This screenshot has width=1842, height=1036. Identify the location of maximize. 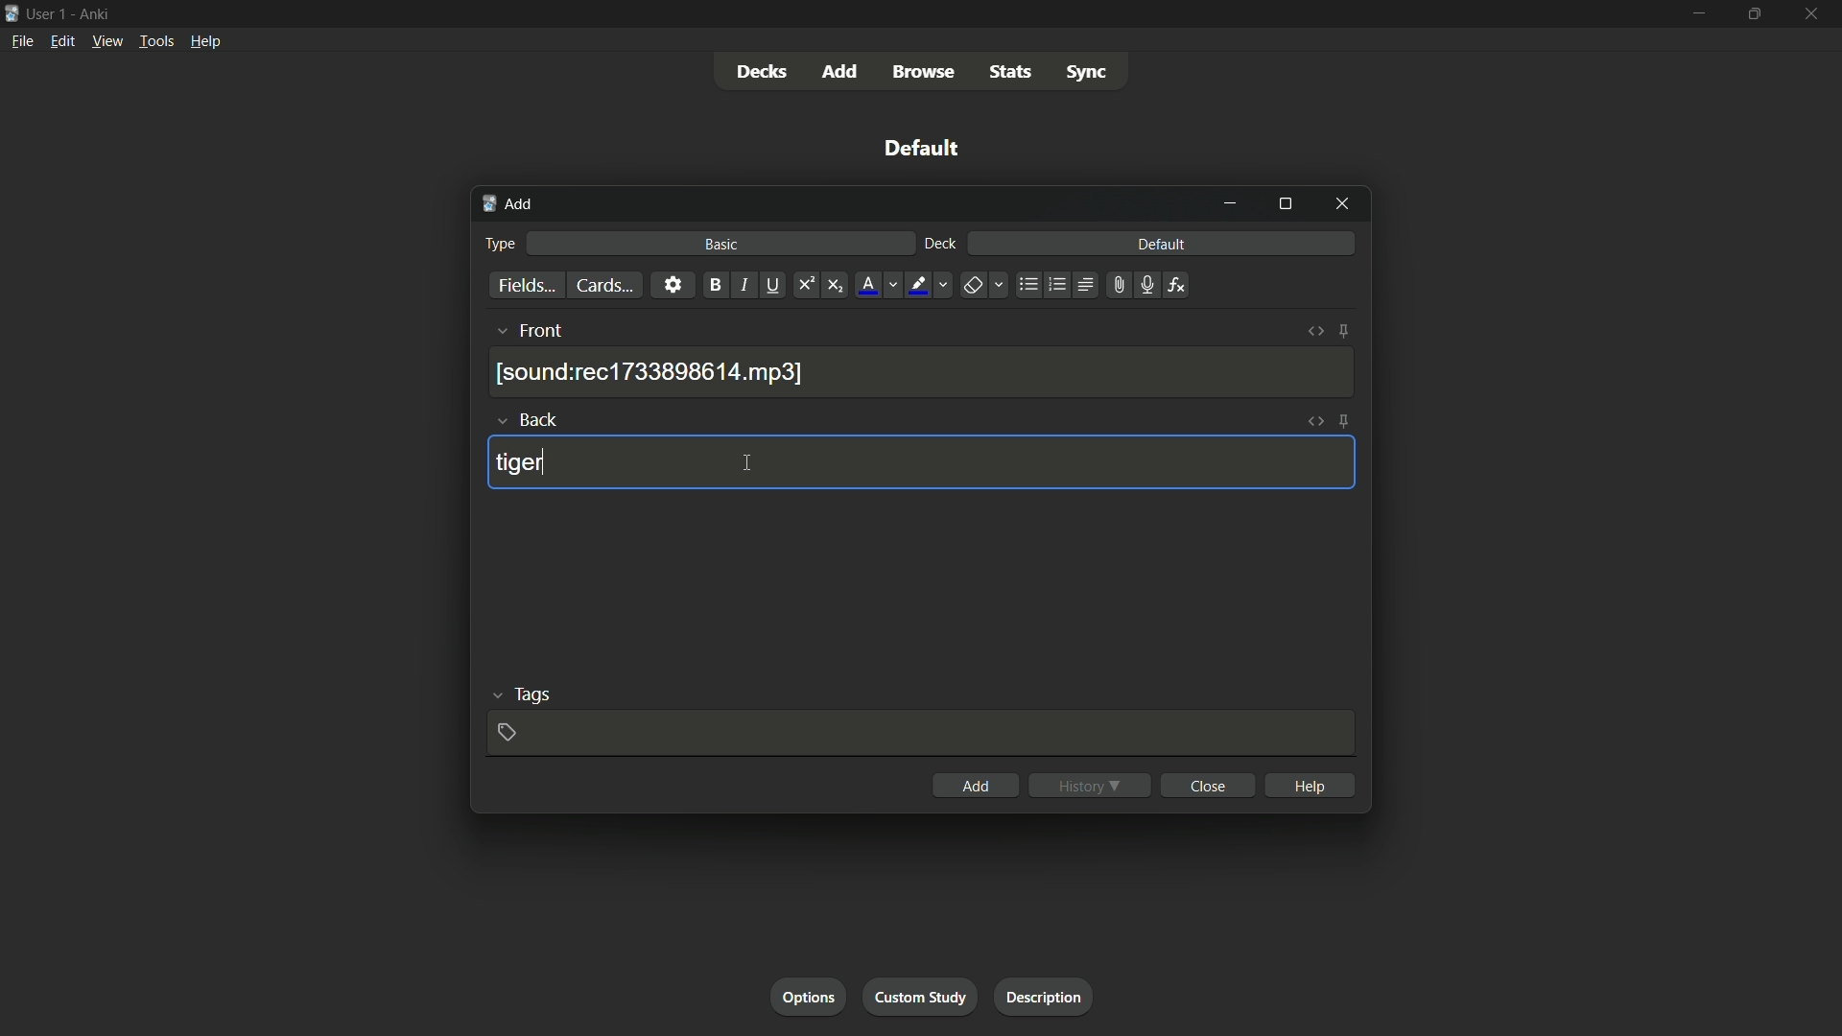
(1755, 14).